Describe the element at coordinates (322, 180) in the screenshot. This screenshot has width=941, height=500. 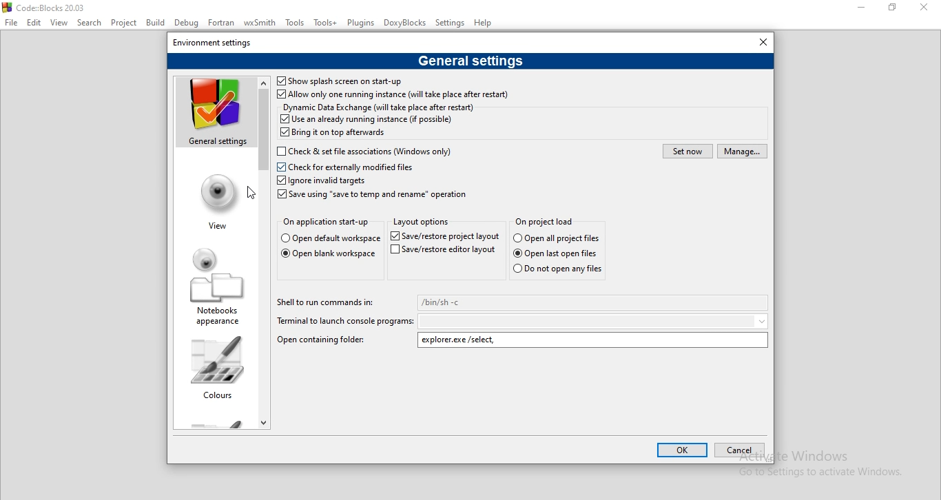
I see `Ignore invalid targets` at that location.